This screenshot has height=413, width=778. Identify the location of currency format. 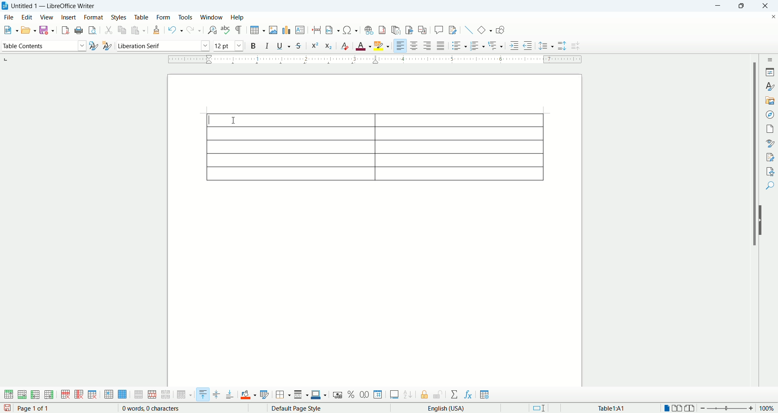
(339, 394).